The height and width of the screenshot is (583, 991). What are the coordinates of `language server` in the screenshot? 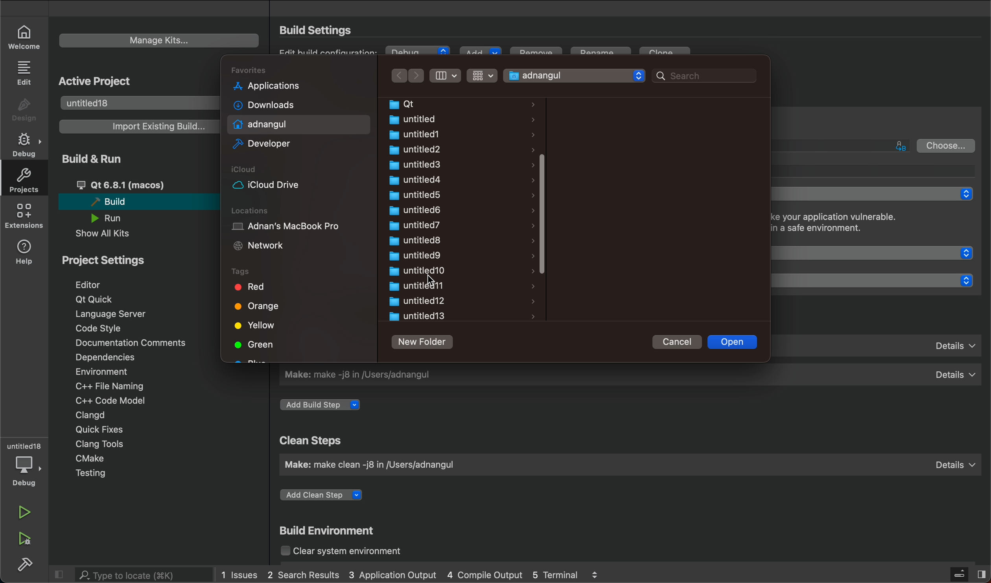 It's located at (116, 315).